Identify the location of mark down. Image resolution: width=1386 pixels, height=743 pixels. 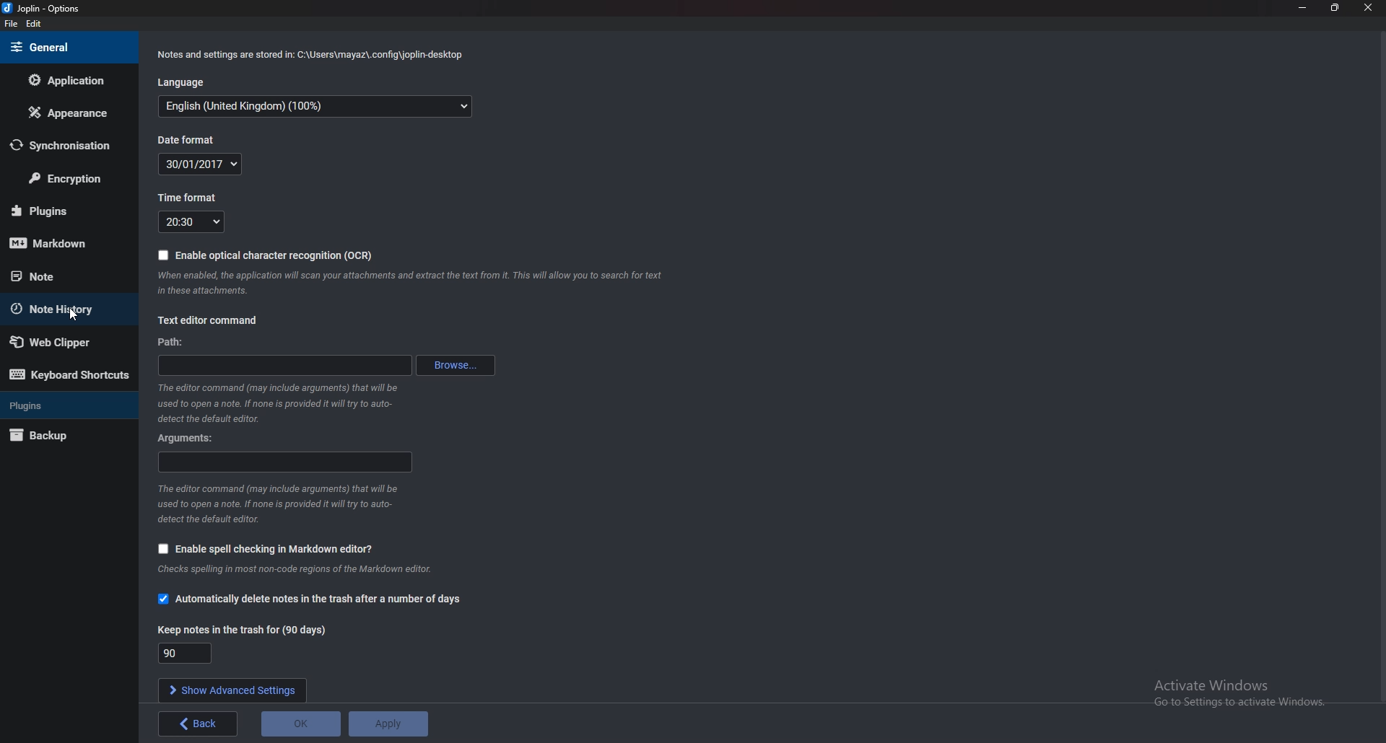
(64, 245).